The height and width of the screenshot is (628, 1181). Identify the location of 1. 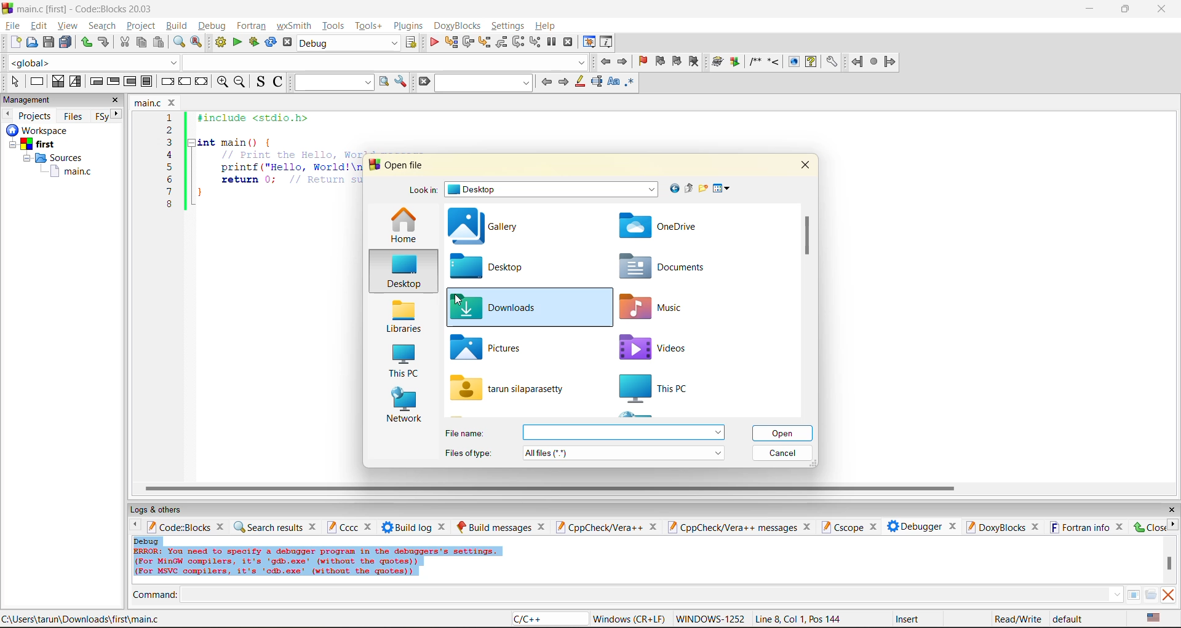
(171, 118).